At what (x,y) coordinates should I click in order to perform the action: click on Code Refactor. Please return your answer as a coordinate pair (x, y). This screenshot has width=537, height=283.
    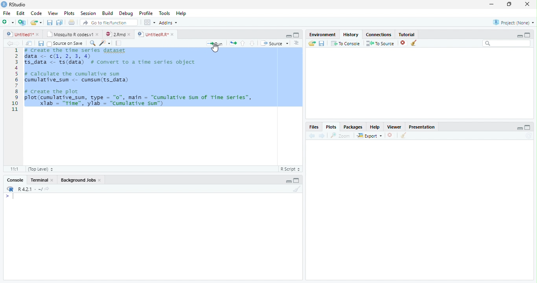
    Looking at the image, I should click on (106, 43).